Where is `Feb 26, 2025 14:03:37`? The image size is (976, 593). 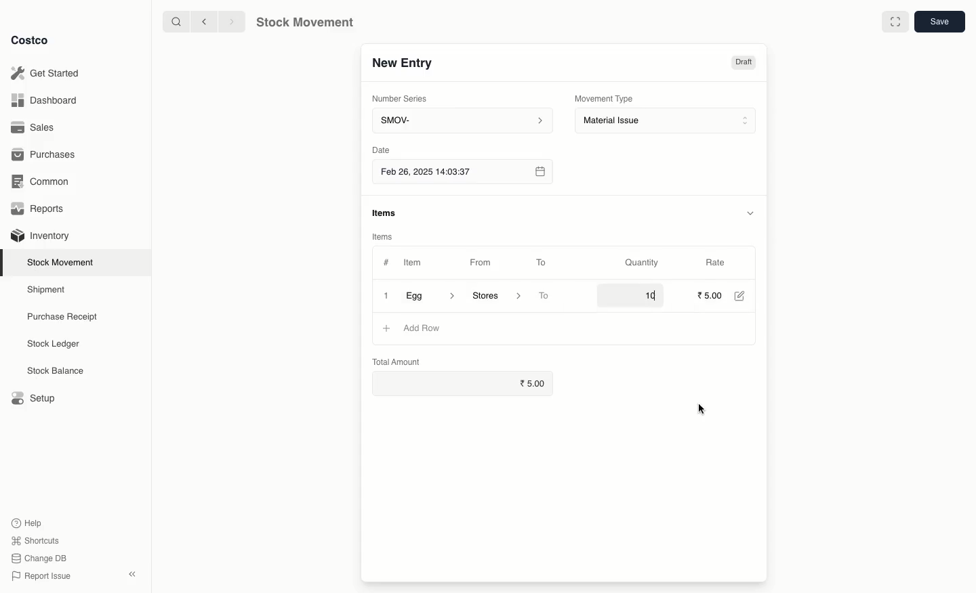 Feb 26, 2025 14:03:37 is located at coordinates (462, 173).